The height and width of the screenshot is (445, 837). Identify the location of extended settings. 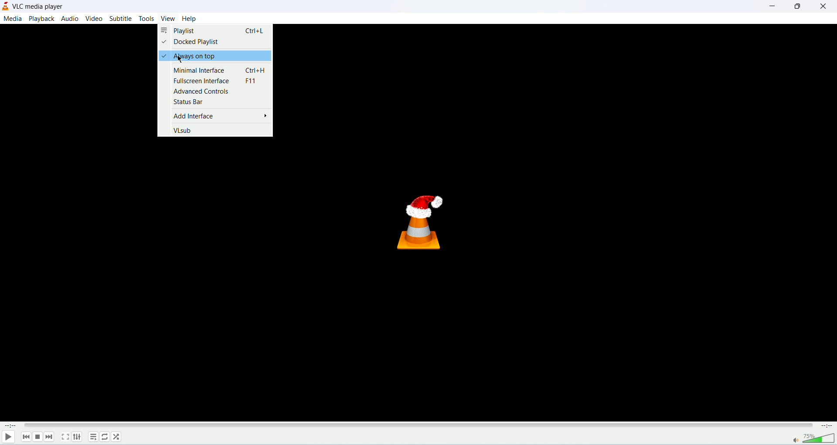
(77, 437).